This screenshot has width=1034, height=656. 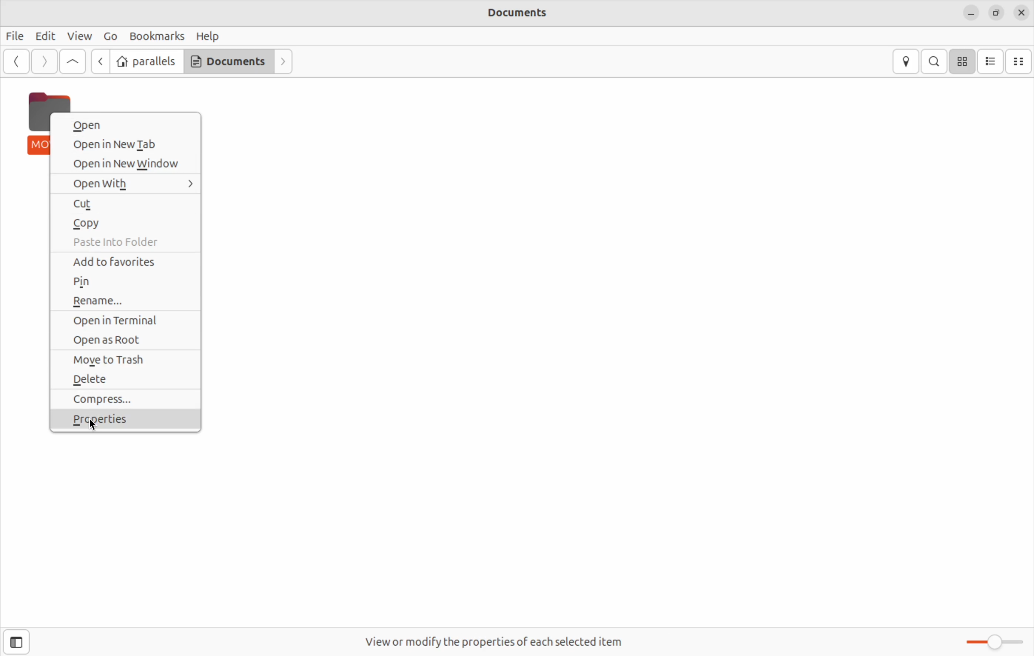 What do you see at coordinates (125, 422) in the screenshot?
I see `properties` at bounding box center [125, 422].